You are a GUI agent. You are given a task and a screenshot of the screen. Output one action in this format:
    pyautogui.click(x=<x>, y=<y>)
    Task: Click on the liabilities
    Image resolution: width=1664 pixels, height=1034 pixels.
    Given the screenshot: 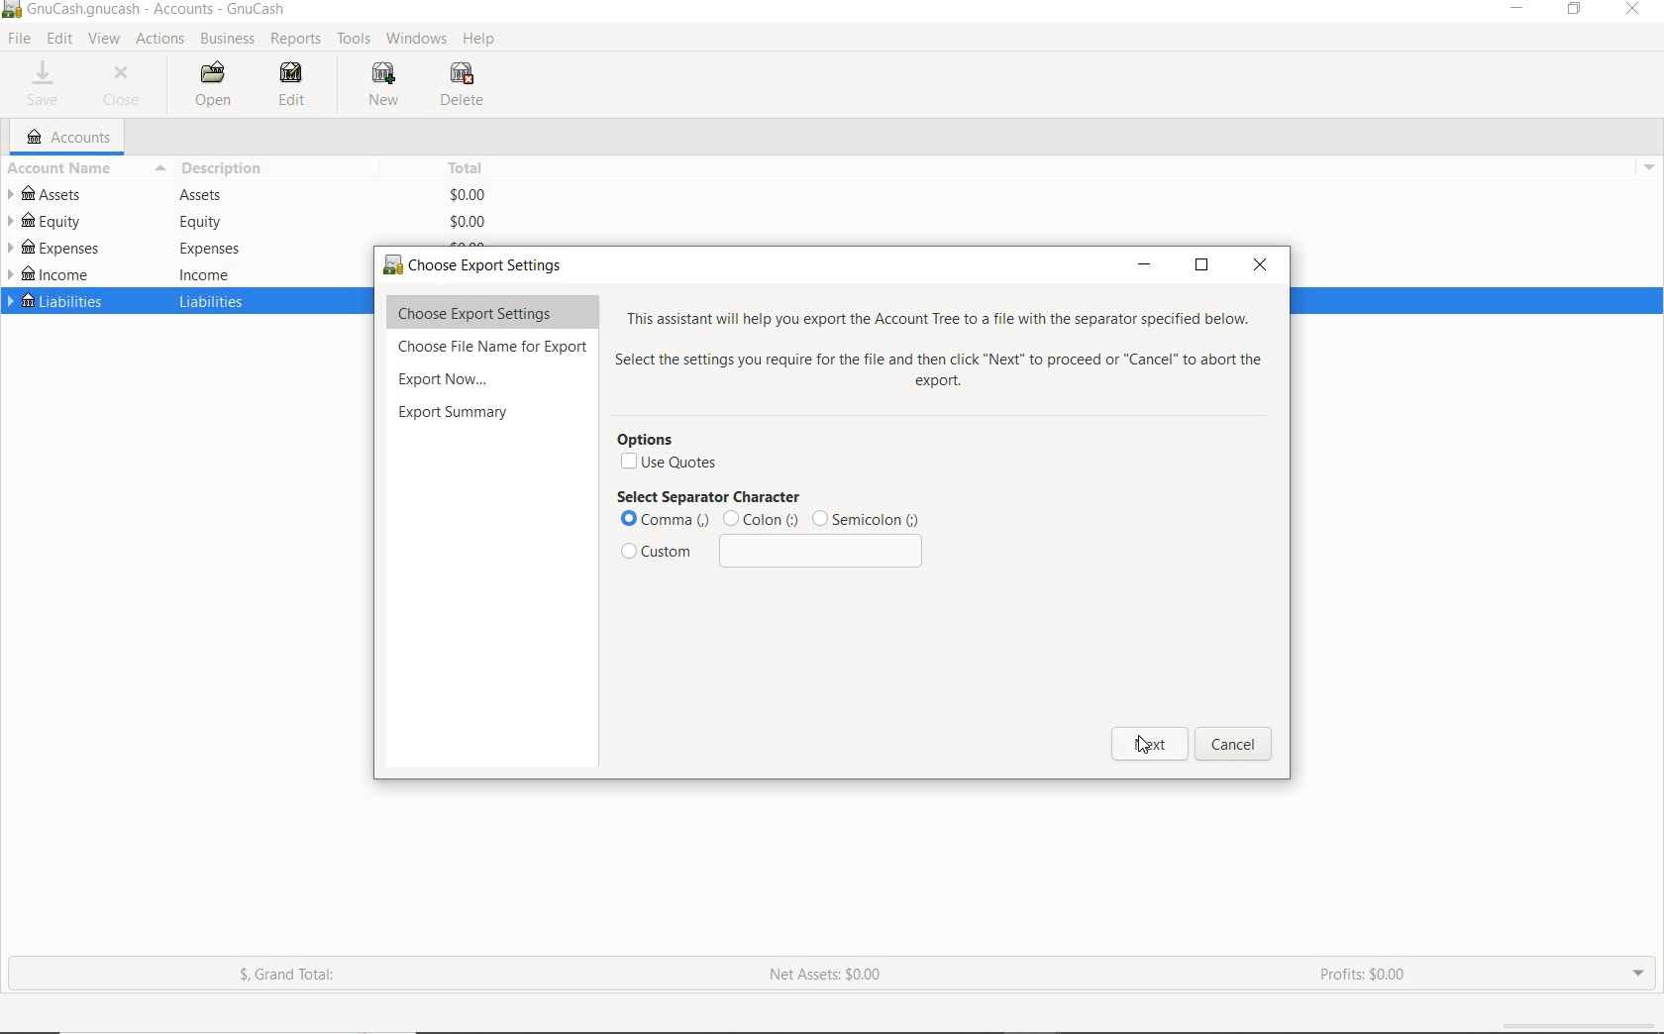 What is the action you would take?
    pyautogui.click(x=215, y=300)
    